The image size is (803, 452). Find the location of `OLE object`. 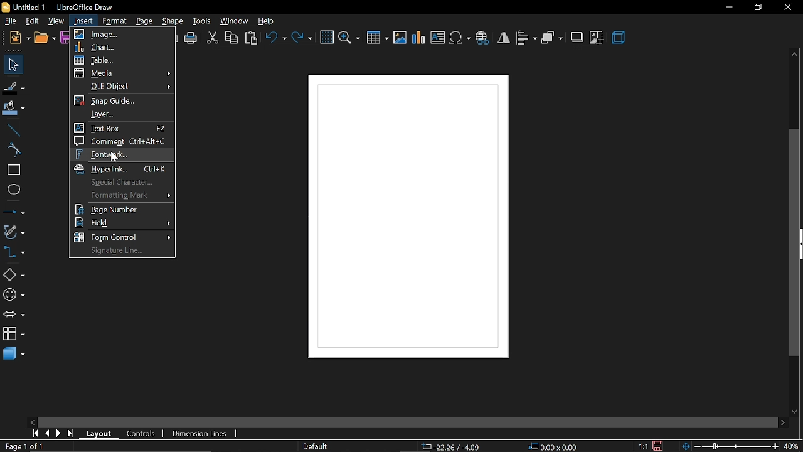

OLE object is located at coordinates (122, 87).